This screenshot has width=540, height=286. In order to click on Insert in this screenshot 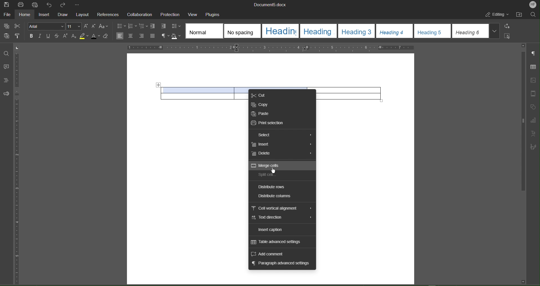, I will do `click(45, 15)`.